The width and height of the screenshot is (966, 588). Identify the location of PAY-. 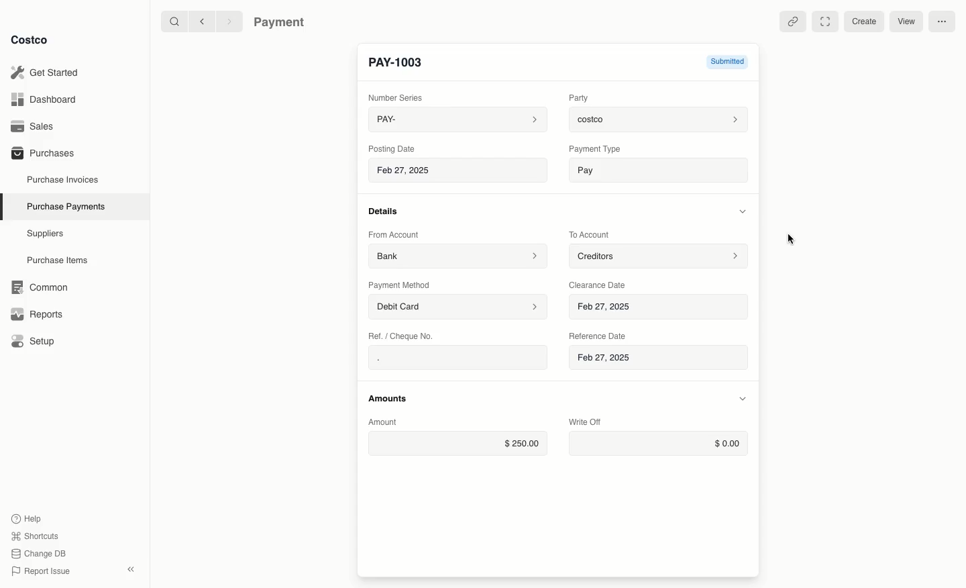
(458, 119).